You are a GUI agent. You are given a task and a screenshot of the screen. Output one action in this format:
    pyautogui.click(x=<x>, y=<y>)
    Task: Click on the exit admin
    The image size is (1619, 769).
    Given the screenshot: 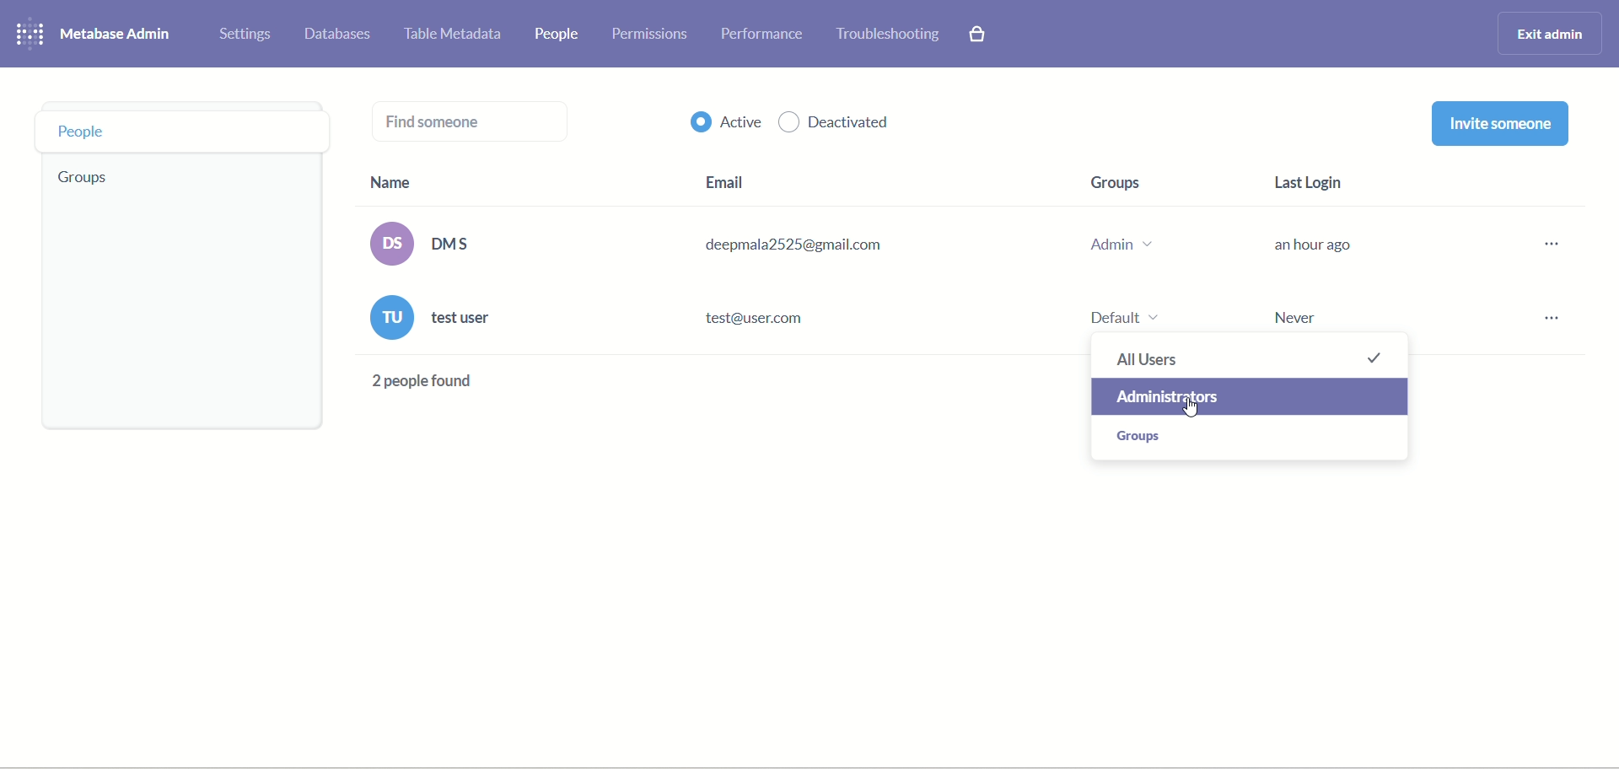 What is the action you would take?
    pyautogui.click(x=1552, y=31)
    